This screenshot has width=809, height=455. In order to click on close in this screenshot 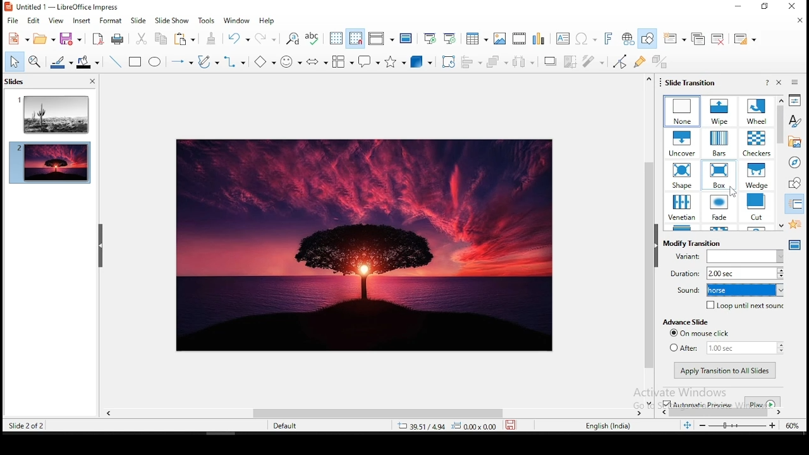, I will do `click(798, 20)`.